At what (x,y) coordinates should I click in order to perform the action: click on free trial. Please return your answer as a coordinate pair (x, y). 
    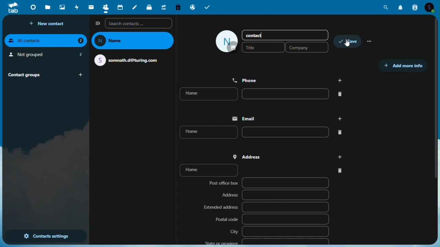
    Looking at the image, I should click on (178, 7).